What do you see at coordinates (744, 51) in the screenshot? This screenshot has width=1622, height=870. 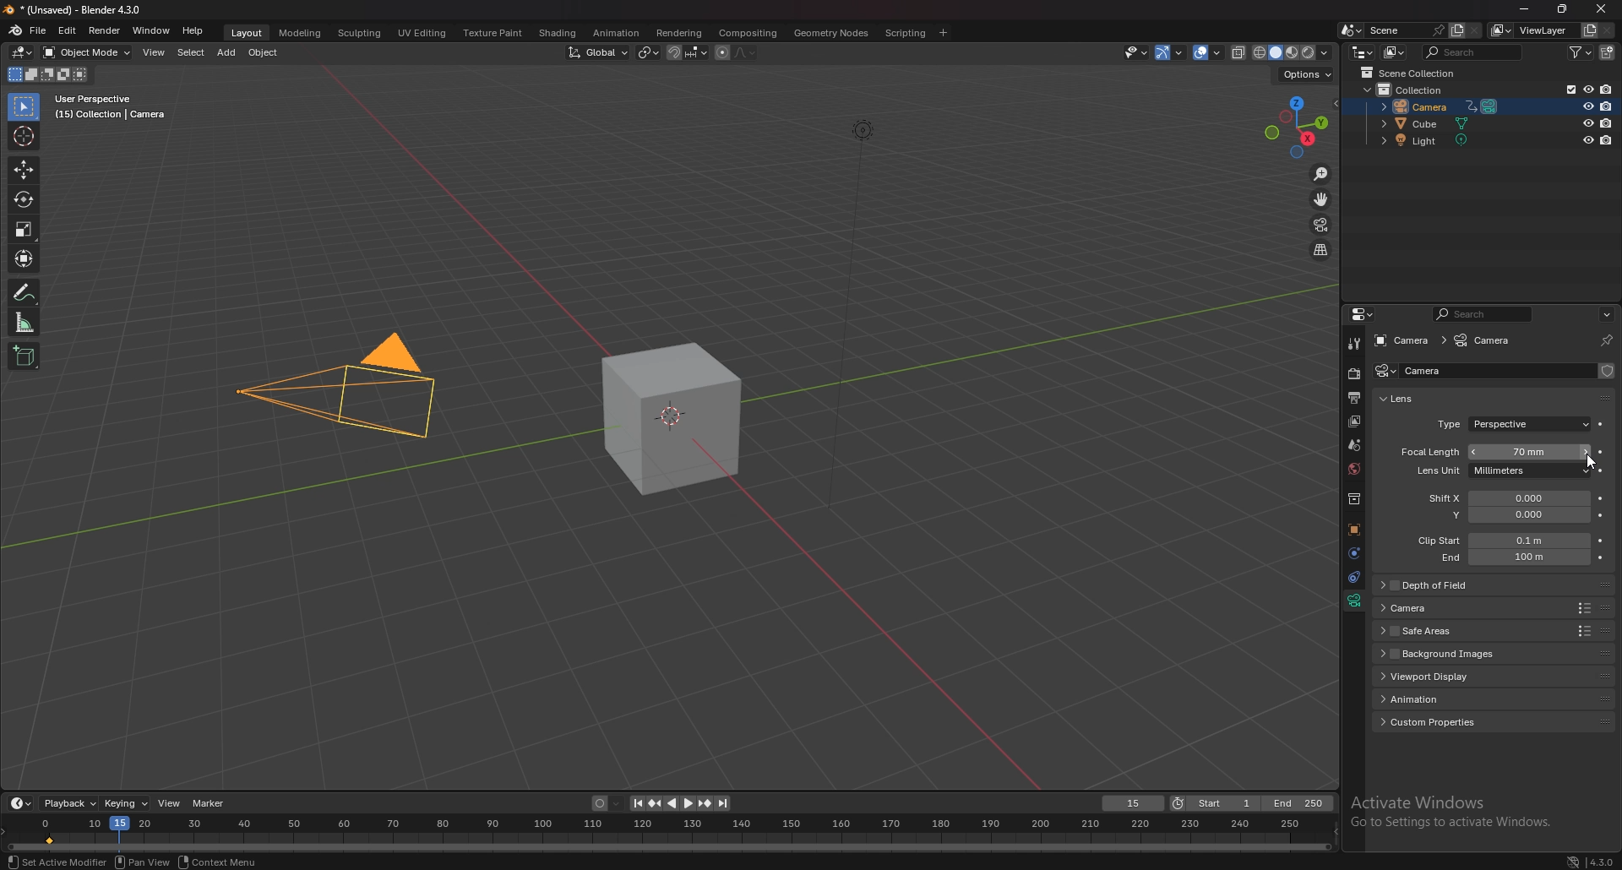 I see `proportional editing falloff` at bounding box center [744, 51].